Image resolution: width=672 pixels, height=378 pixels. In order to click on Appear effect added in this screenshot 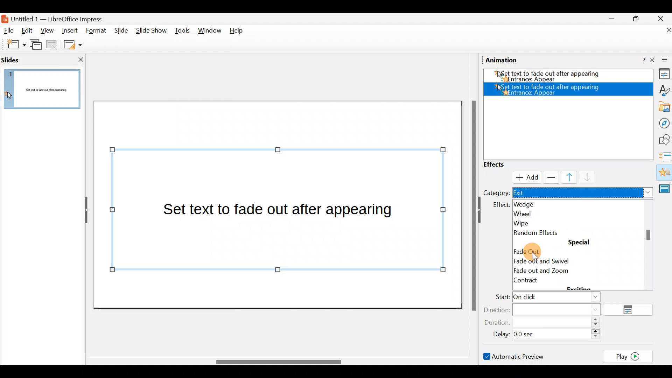, I will do `click(550, 89)`.